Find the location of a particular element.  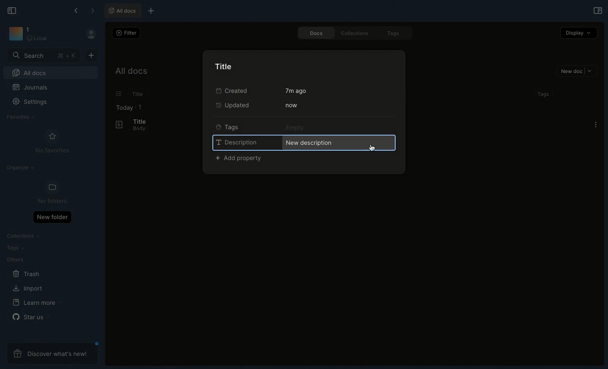

Workspace is located at coordinates (41, 35).